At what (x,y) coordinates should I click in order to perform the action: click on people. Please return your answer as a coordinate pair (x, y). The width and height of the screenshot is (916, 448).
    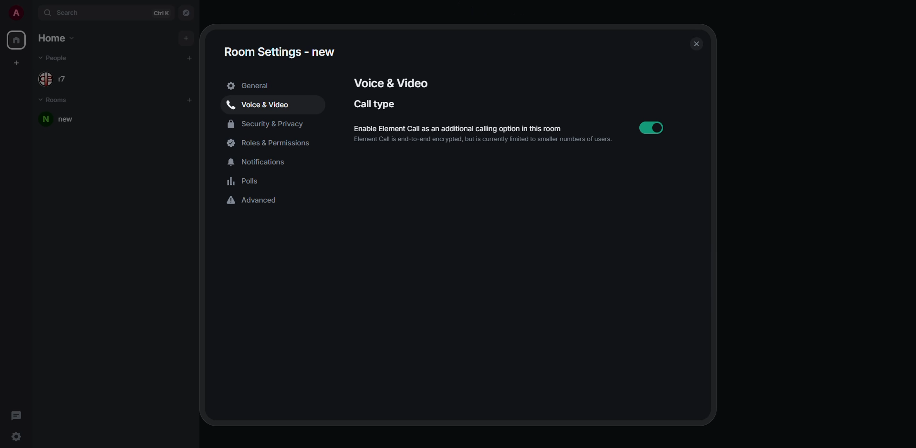
    Looking at the image, I should click on (53, 58).